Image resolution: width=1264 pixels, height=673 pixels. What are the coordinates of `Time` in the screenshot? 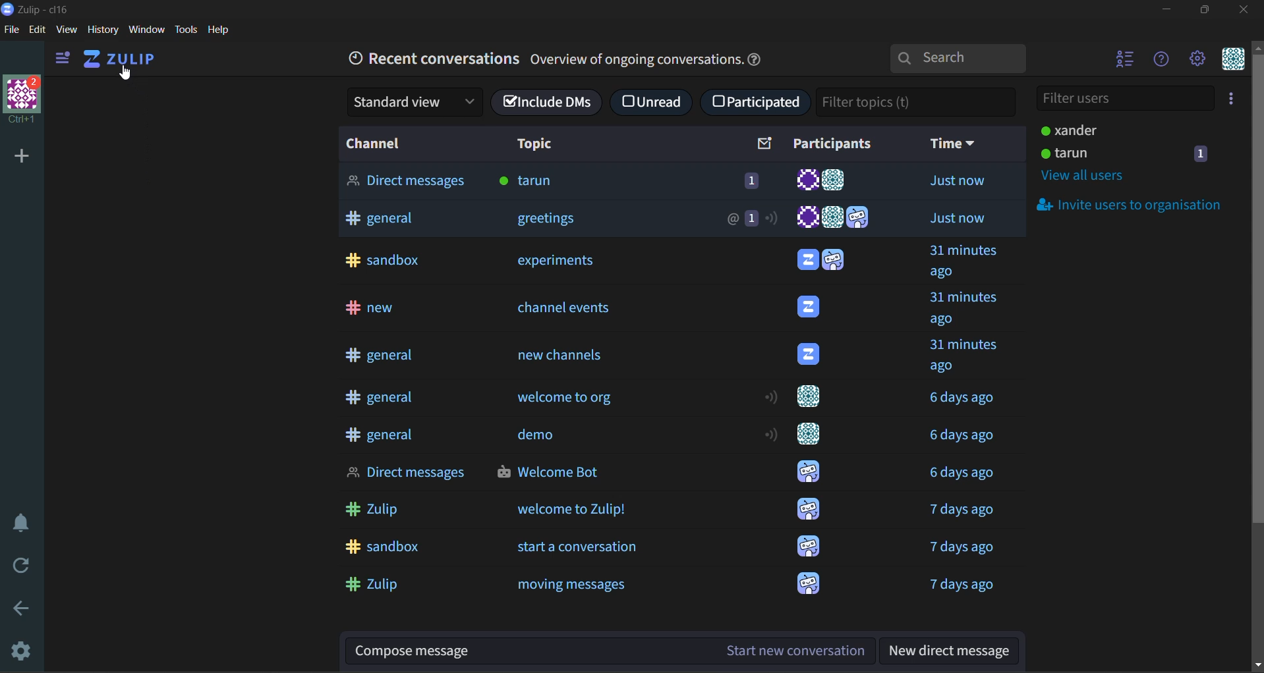 It's located at (965, 585).